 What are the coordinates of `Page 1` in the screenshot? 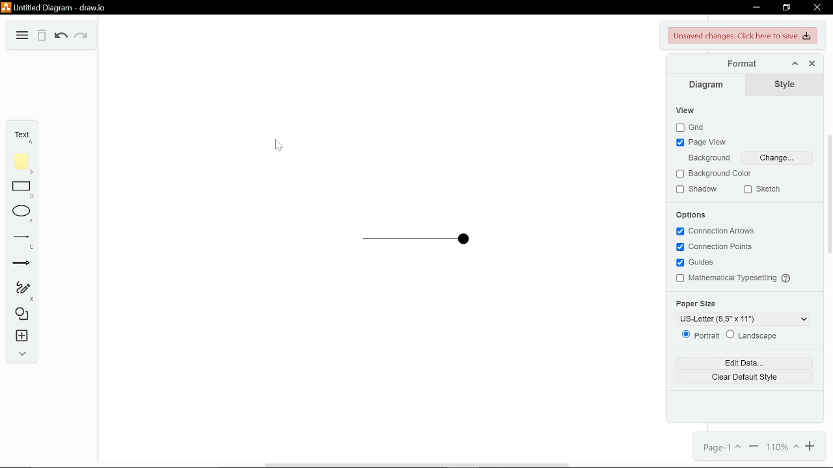 It's located at (722, 448).